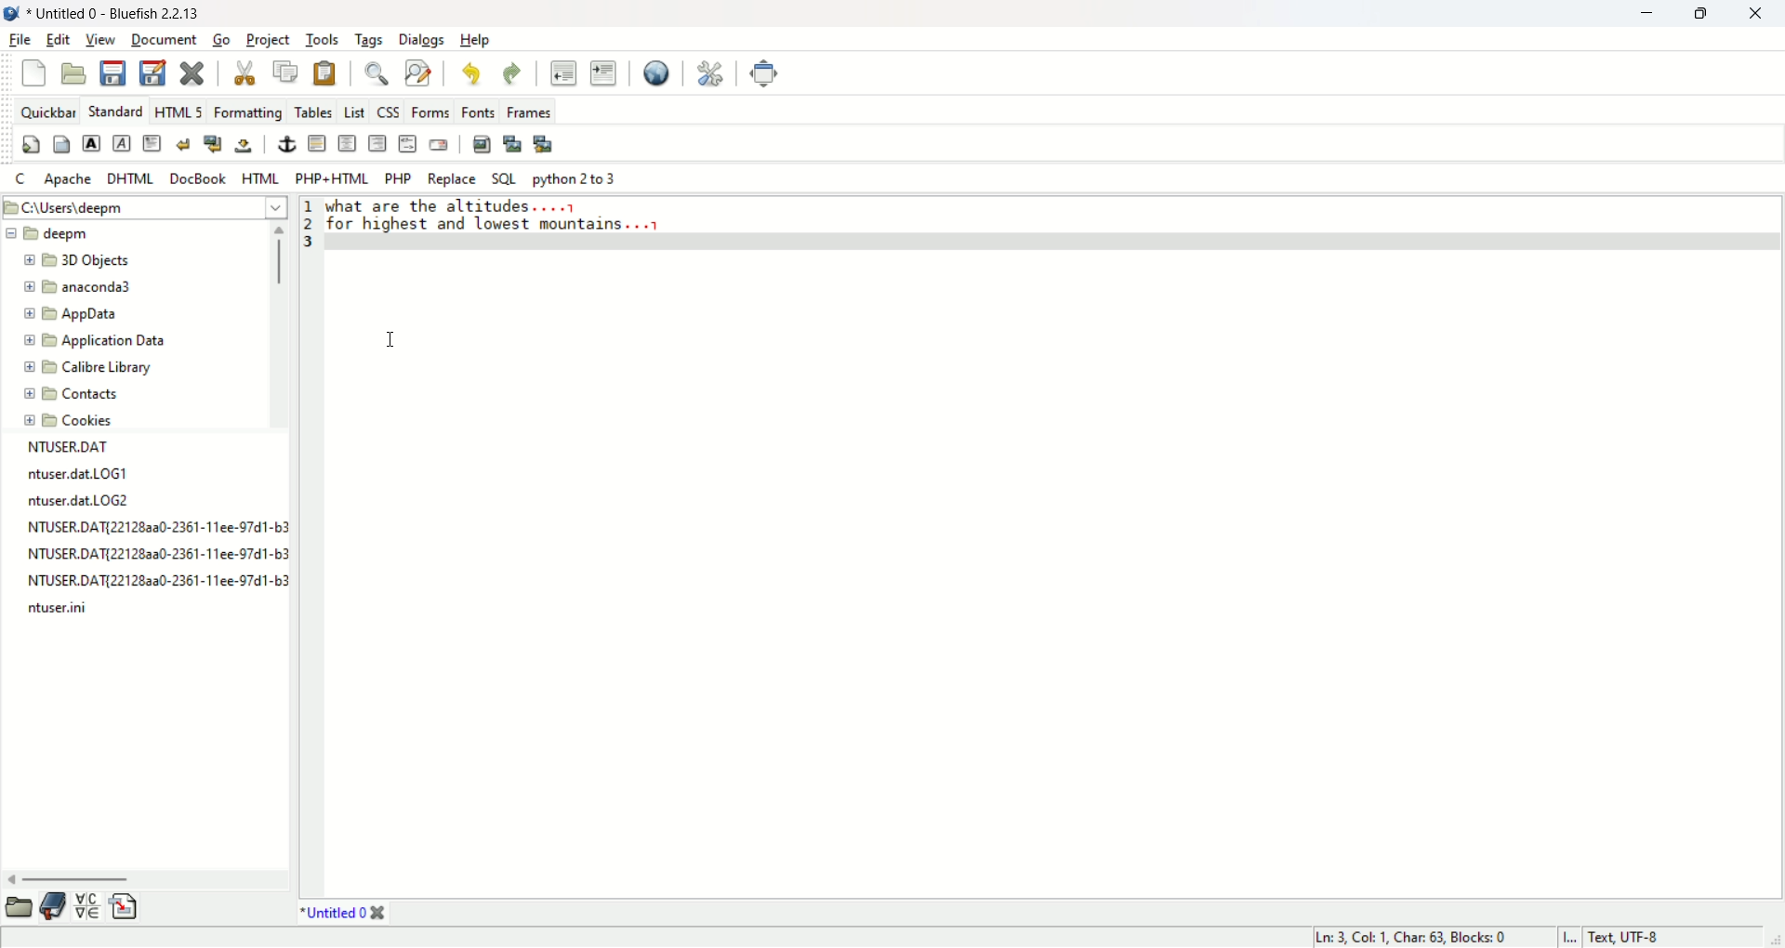 This screenshot has height=948, width=1785. Describe the element at coordinates (71, 420) in the screenshot. I see `cookies` at that location.